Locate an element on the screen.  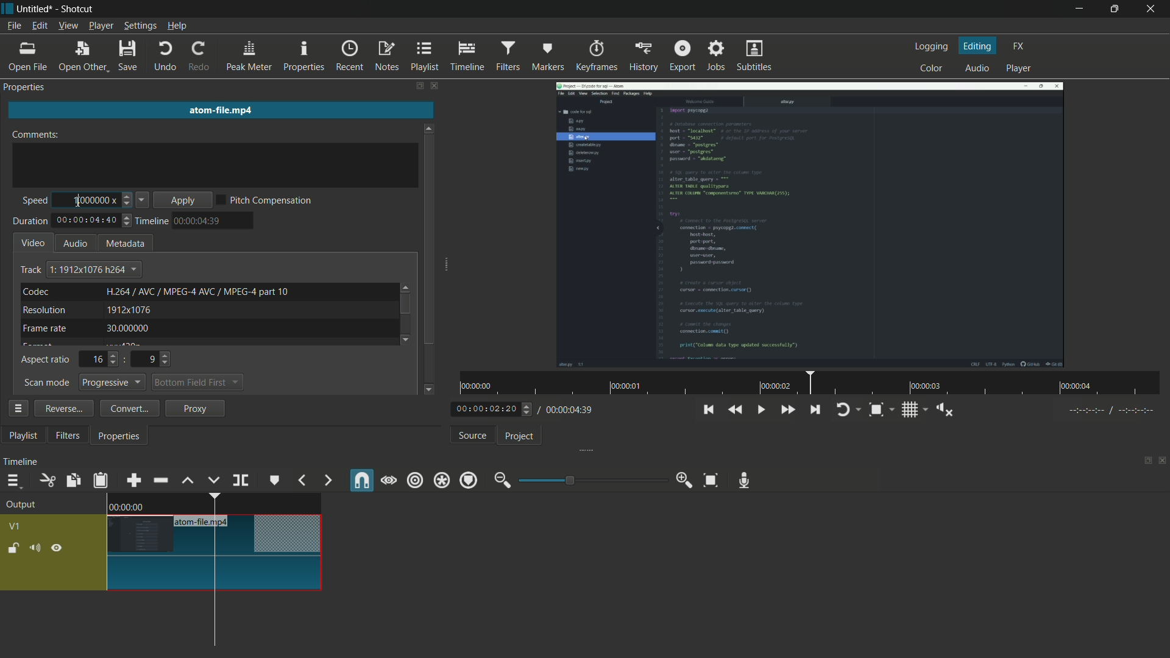
skip to the previous point is located at coordinates (707, 410).